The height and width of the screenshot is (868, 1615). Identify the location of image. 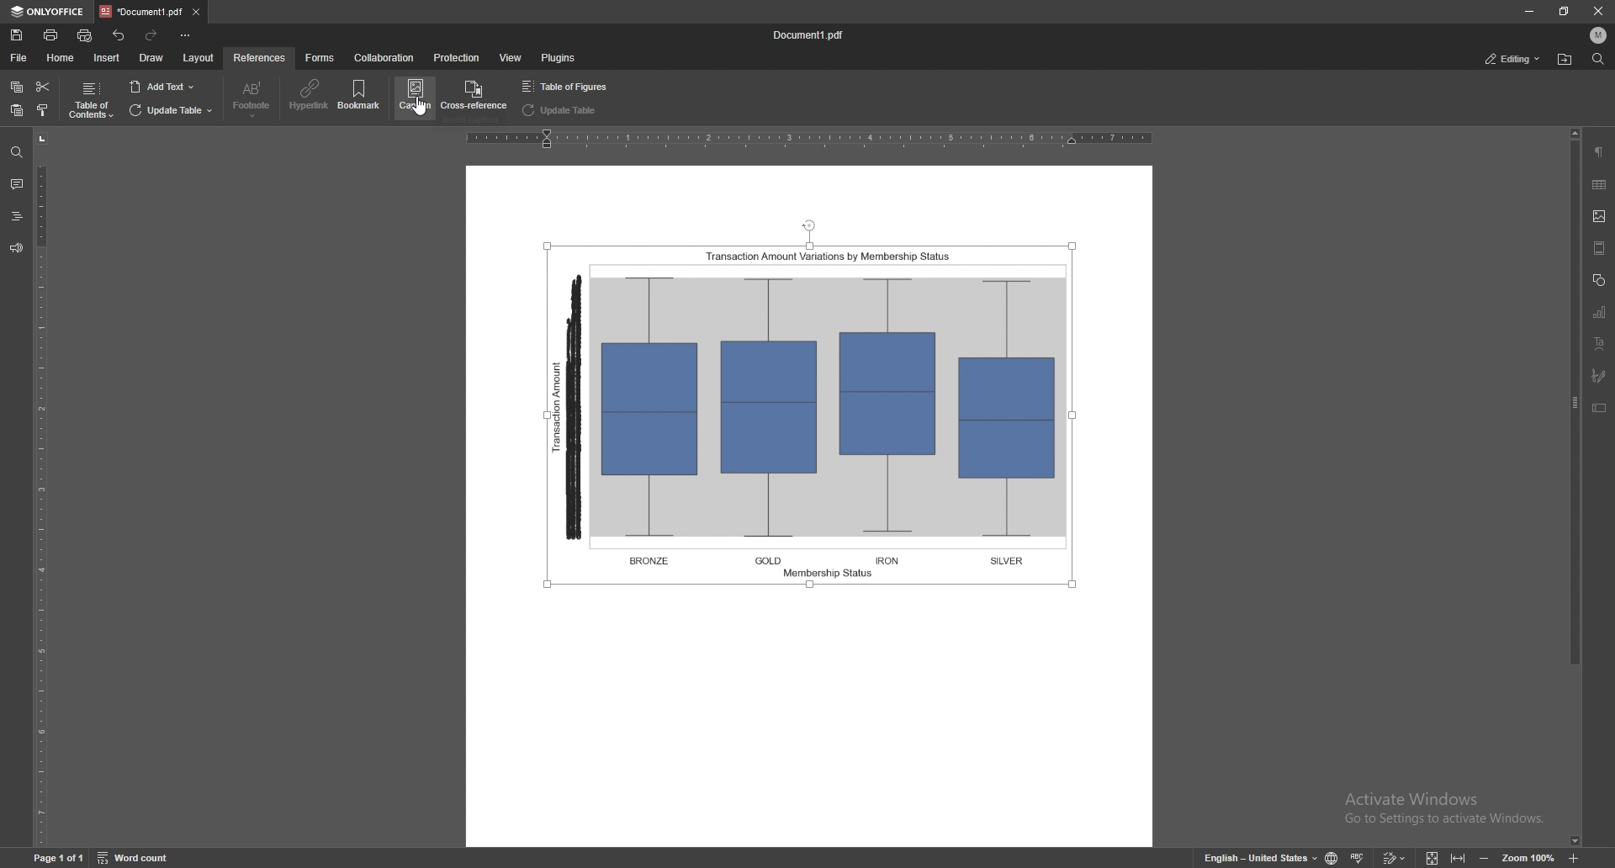
(1601, 216).